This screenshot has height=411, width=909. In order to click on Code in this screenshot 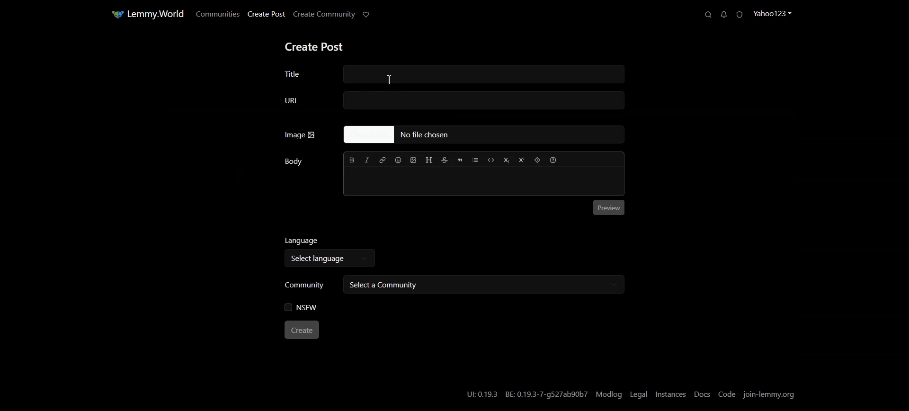, I will do `click(728, 394)`.